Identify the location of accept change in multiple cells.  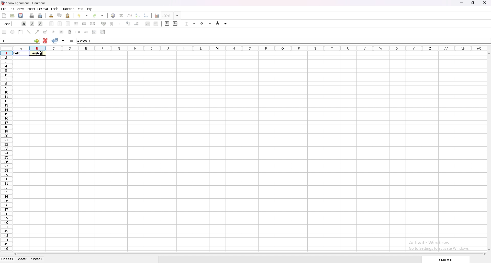
(63, 41).